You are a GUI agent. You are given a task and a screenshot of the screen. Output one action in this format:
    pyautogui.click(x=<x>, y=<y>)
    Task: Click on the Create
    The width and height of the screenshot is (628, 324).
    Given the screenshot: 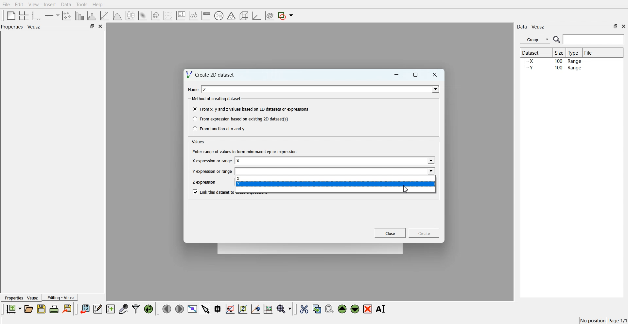 What is the action you would take?
    pyautogui.click(x=424, y=233)
    